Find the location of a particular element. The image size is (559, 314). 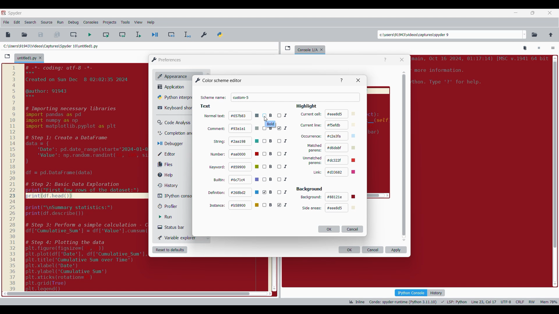

Change to parent directory is located at coordinates (551, 35).